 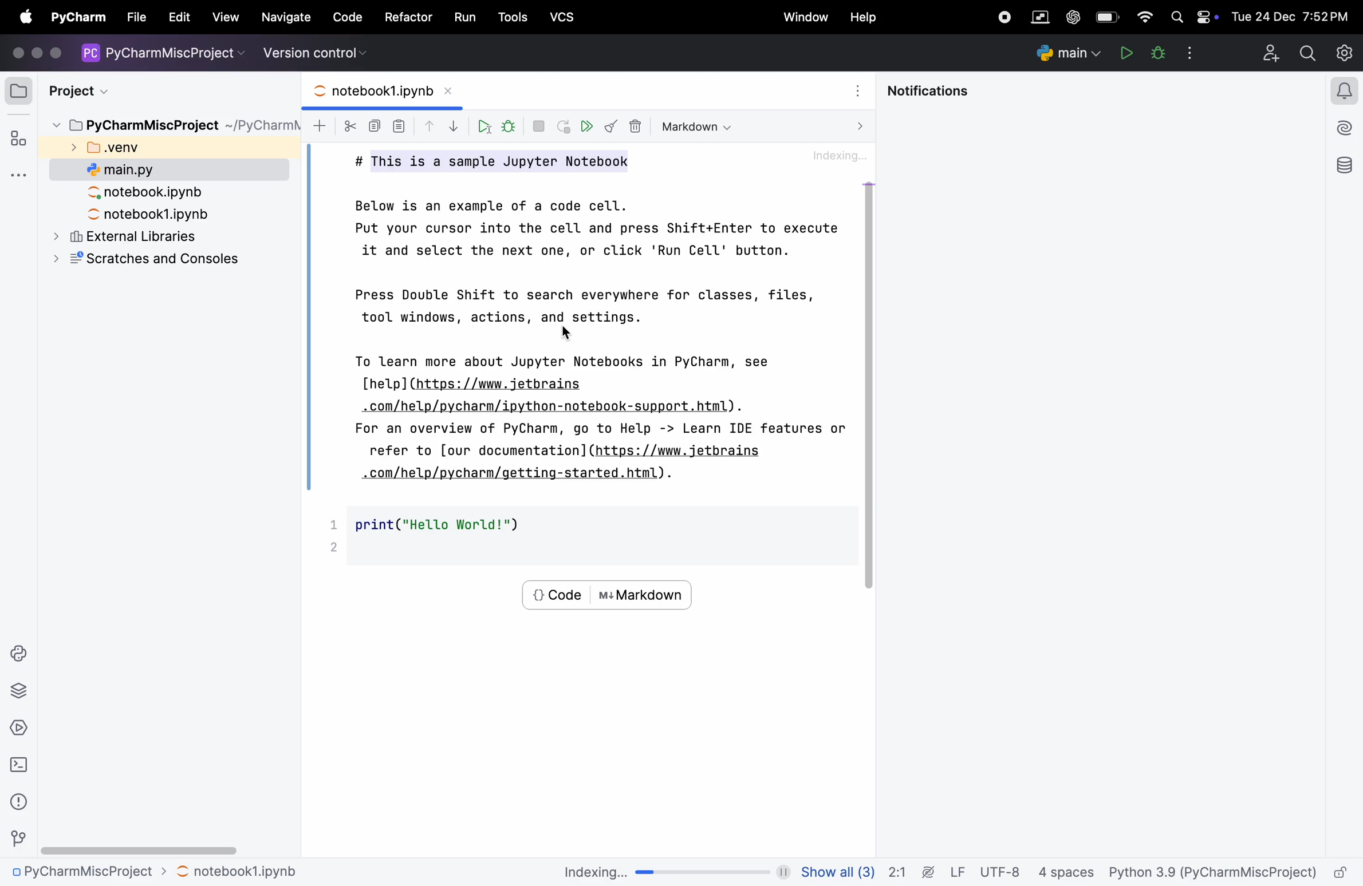 I want to click on options, so click(x=18, y=176).